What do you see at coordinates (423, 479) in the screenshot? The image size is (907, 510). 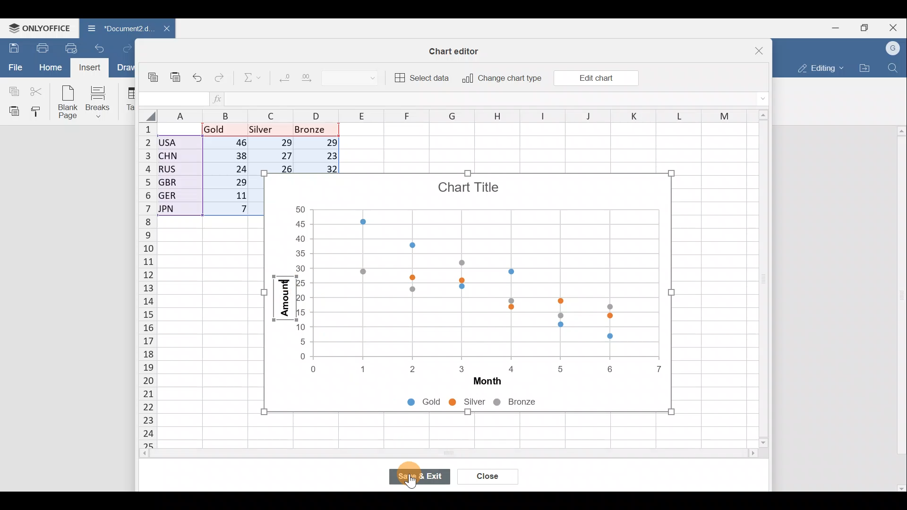 I see `Cursor on Save & exit` at bounding box center [423, 479].